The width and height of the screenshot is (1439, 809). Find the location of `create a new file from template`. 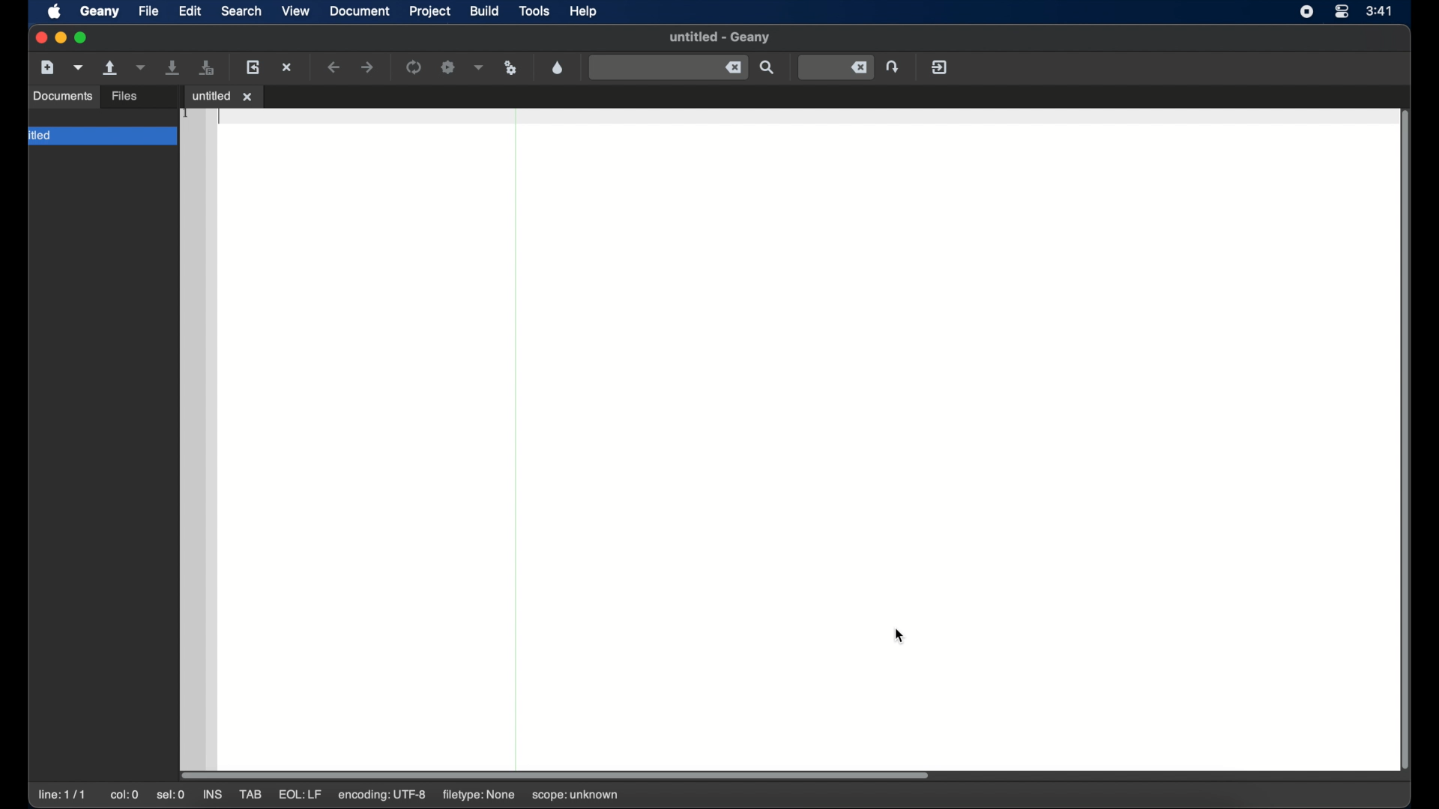

create a new file from template is located at coordinates (79, 68).